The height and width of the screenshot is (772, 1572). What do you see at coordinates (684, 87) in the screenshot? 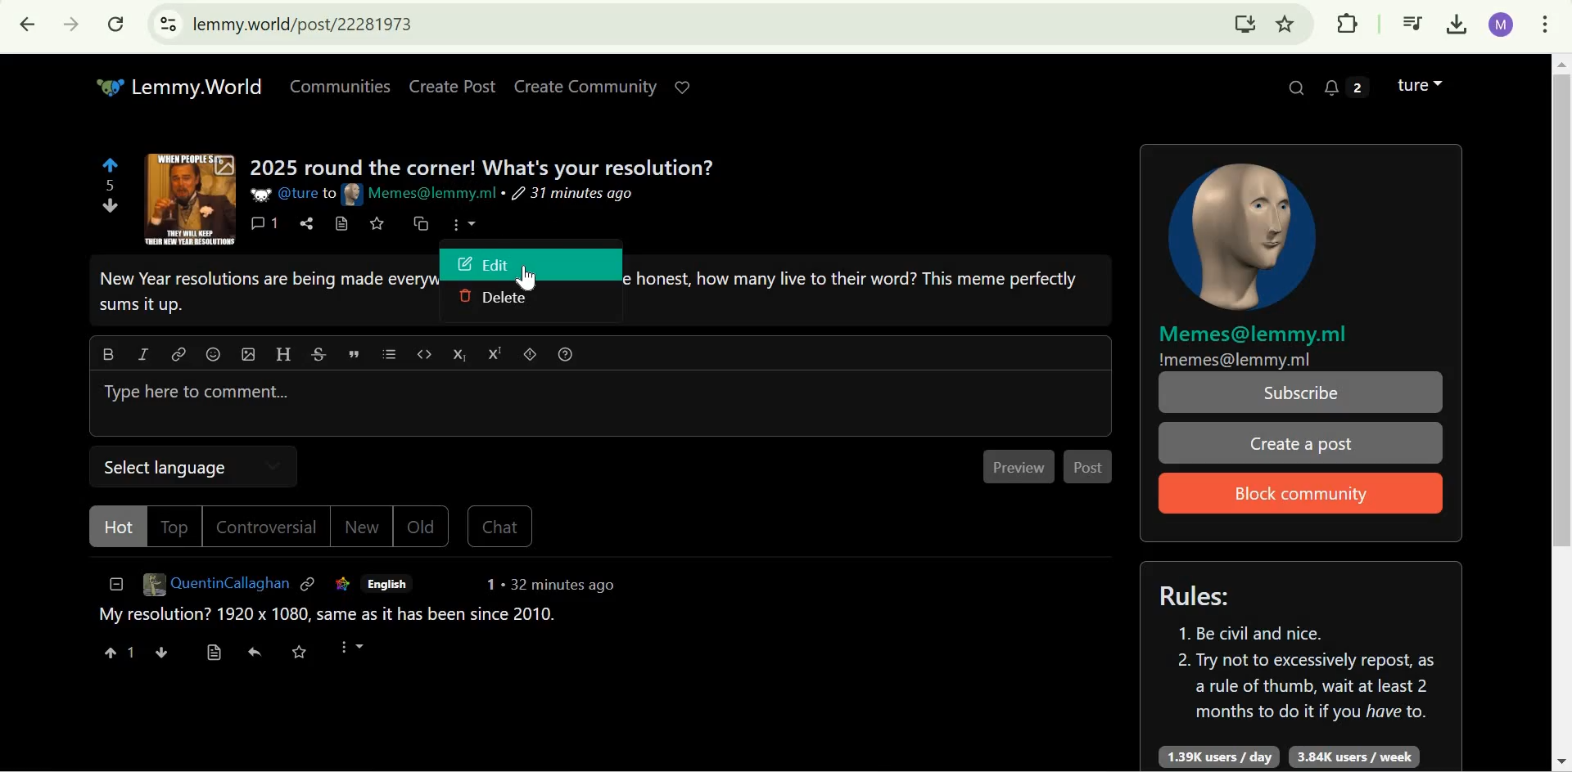
I see `Support Lemmy` at bounding box center [684, 87].